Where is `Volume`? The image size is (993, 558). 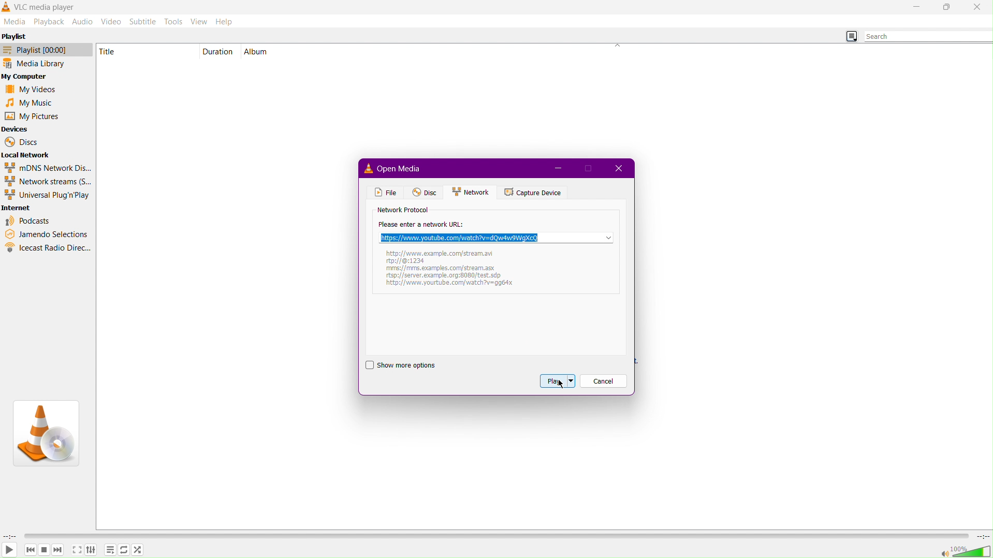
Volume is located at coordinates (963, 550).